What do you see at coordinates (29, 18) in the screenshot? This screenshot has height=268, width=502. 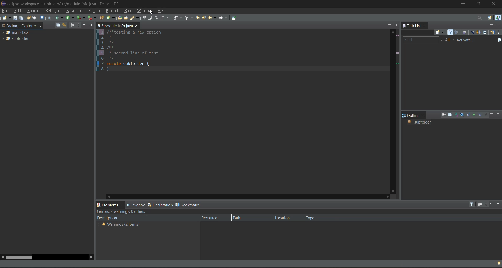 I see `undo` at bounding box center [29, 18].